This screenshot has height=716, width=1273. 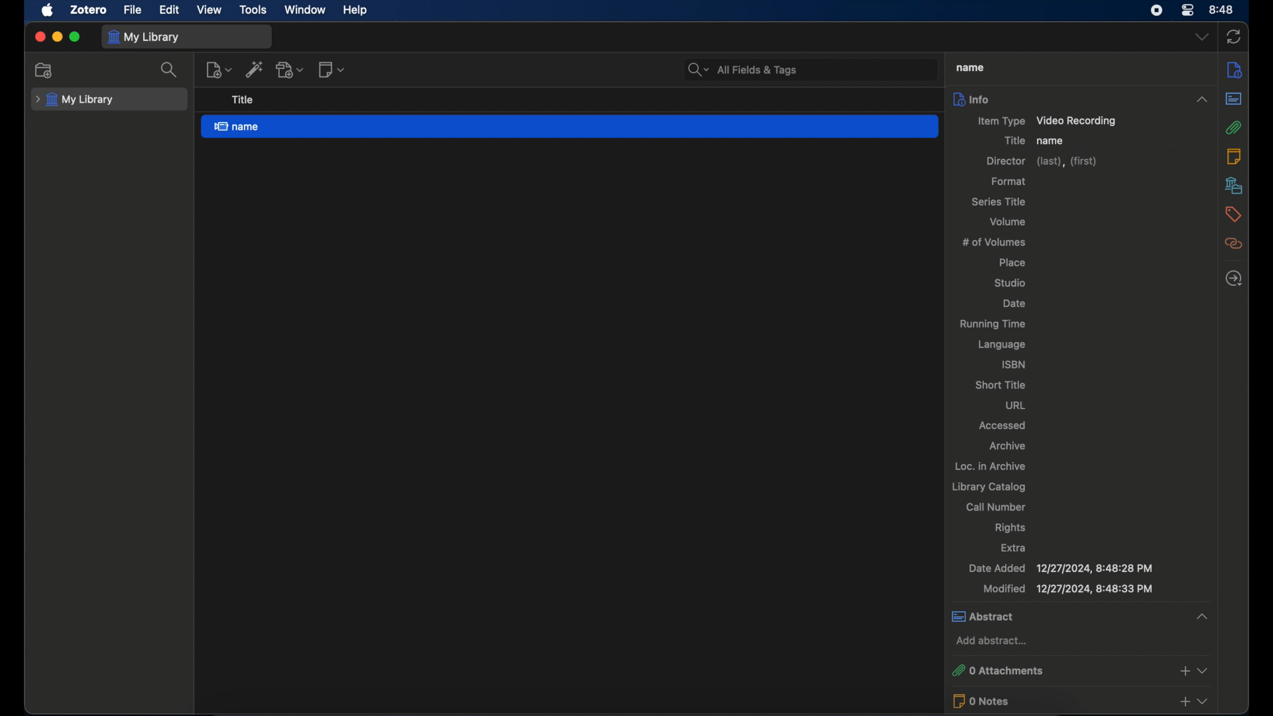 What do you see at coordinates (1156, 11) in the screenshot?
I see `screen recorder` at bounding box center [1156, 11].